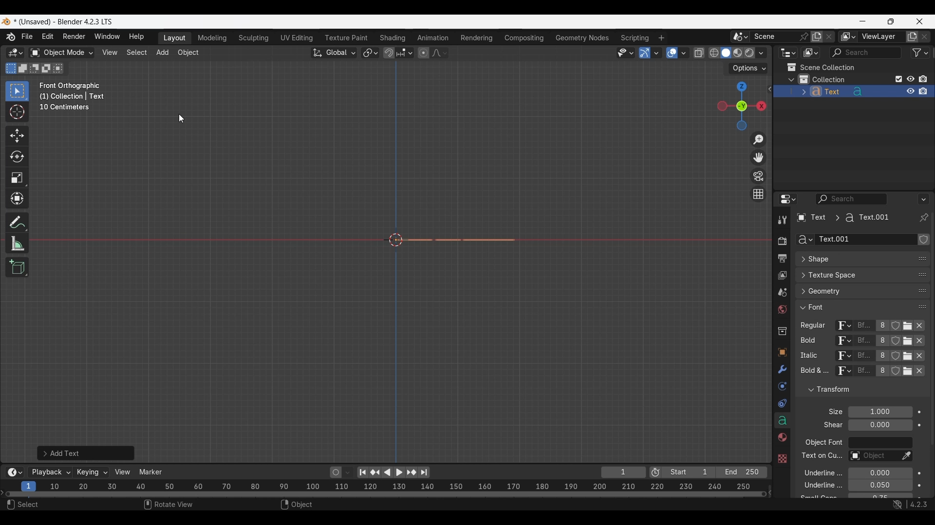 The image size is (935, 525). I want to click on Delete scene, so click(829, 37).